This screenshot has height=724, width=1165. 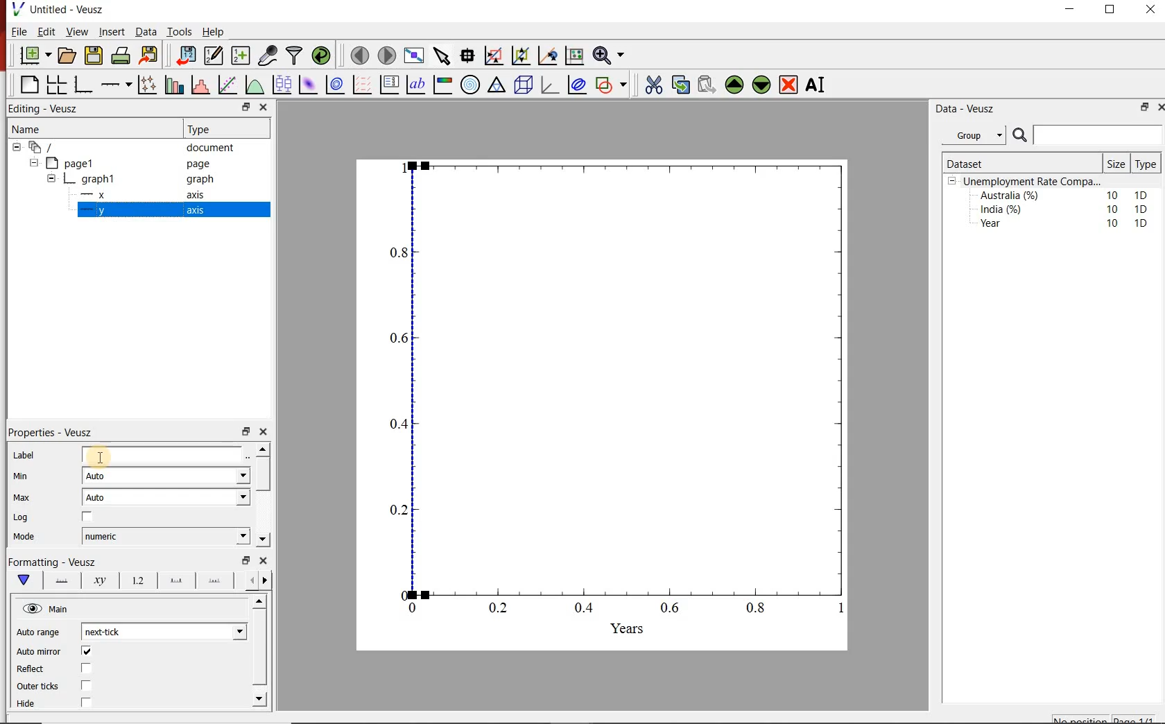 I want to click on move the widgets up, so click(x=734, y=85).